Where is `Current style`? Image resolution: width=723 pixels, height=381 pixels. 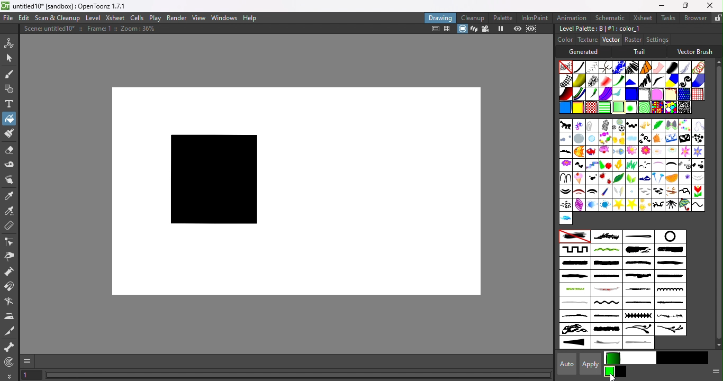
Current style is located at coordinates (610, 371).